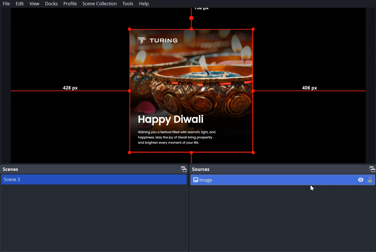  What do you see at coordinates (370, 179) in the screenshot?
I see `Lock` at bounding box center [370, 179].